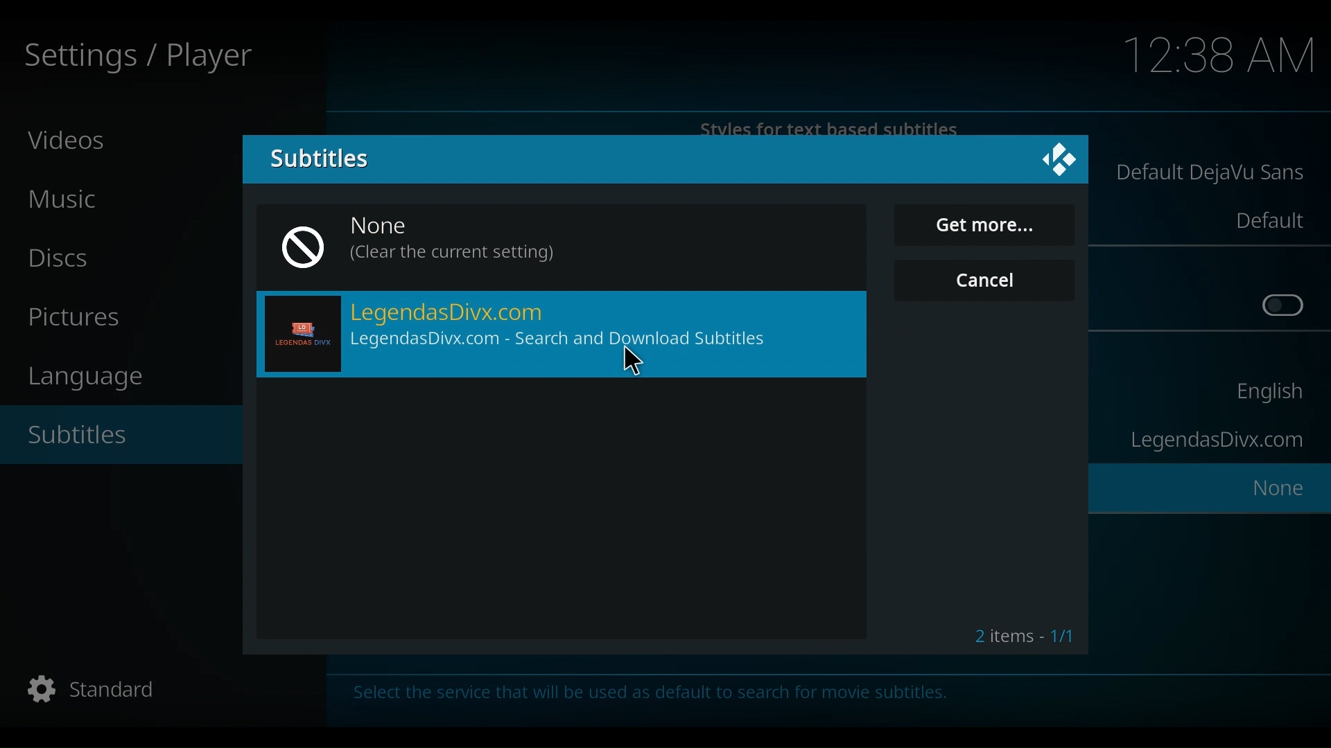 The image size is (1331, 748). What do you see at coordinates (65, 258) in the screenshot?
I see `Discs` at bounding box center [65, 258].